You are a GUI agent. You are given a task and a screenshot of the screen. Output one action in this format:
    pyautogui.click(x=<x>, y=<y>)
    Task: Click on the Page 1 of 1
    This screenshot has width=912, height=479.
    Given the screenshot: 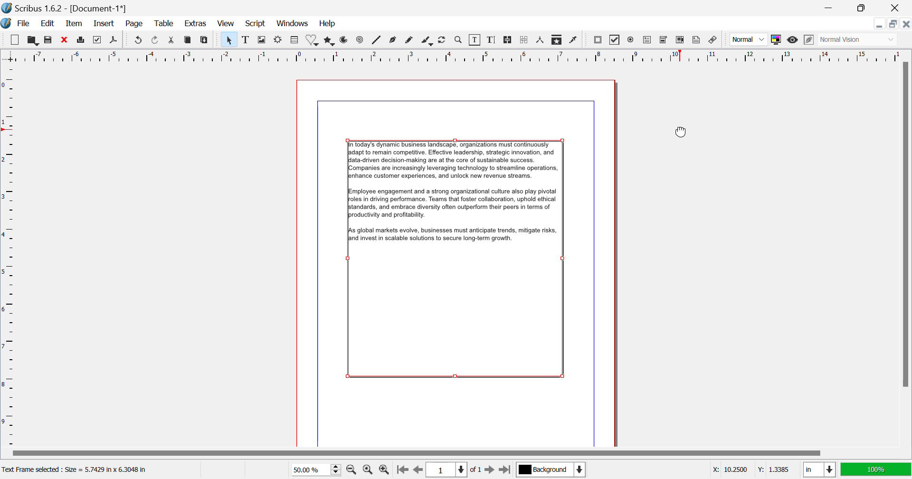 What is the action you would take?
    pyautogui.click(x=456, y=470)
    